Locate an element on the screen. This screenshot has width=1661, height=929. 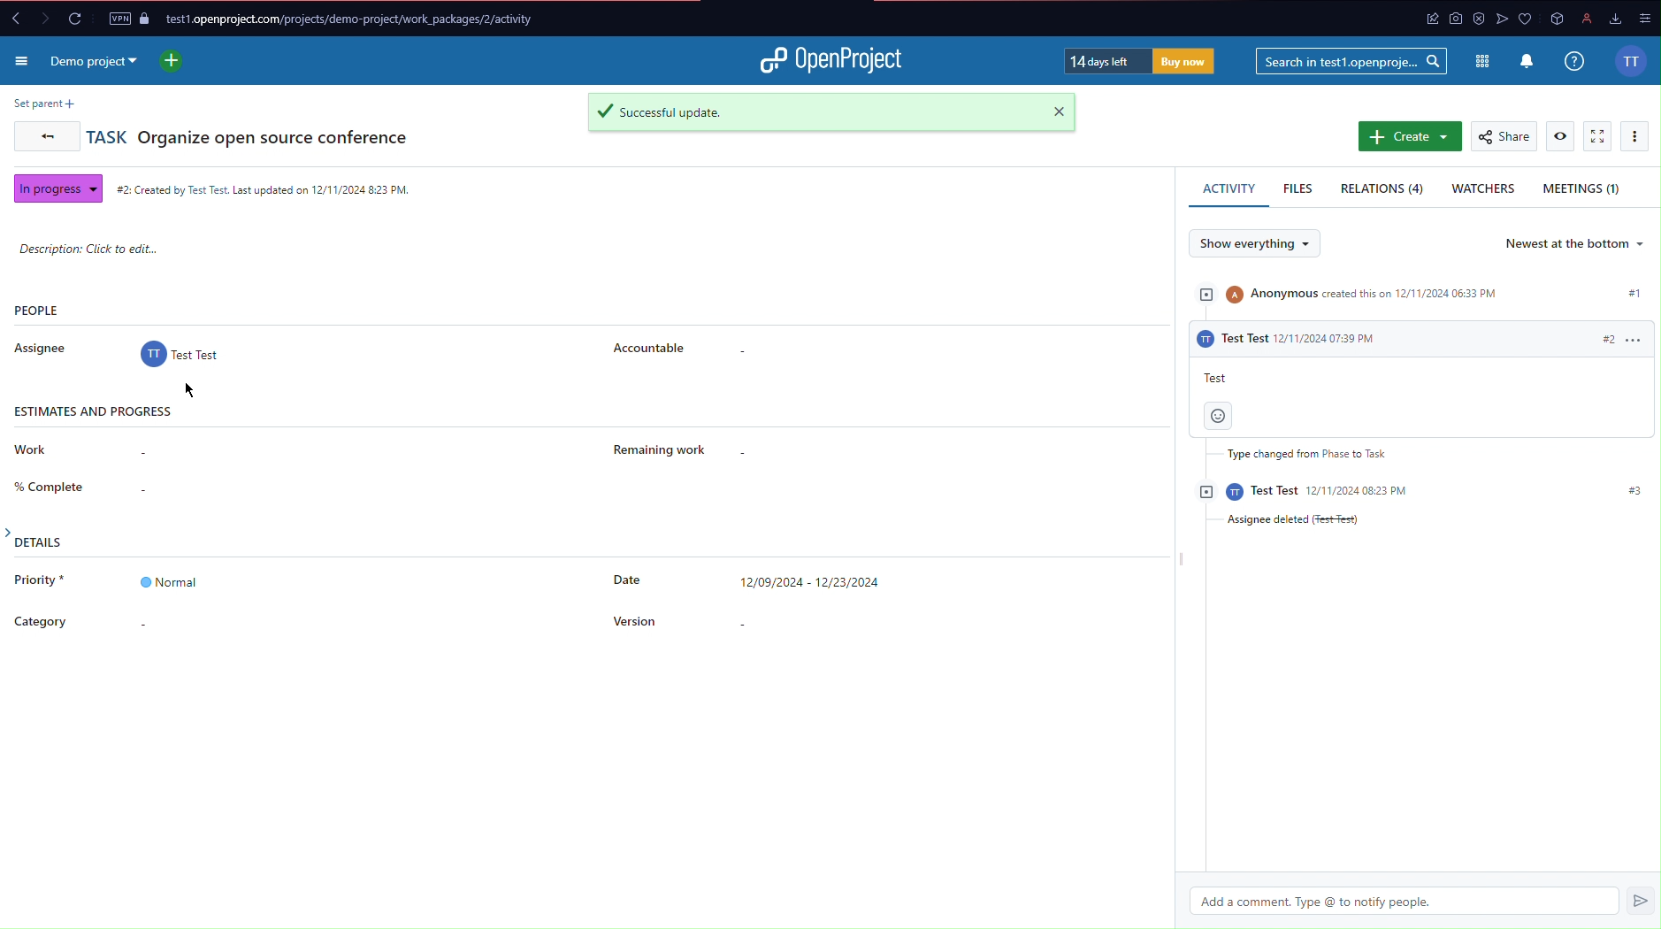
Meetings is located at coordinates (1589, 191).